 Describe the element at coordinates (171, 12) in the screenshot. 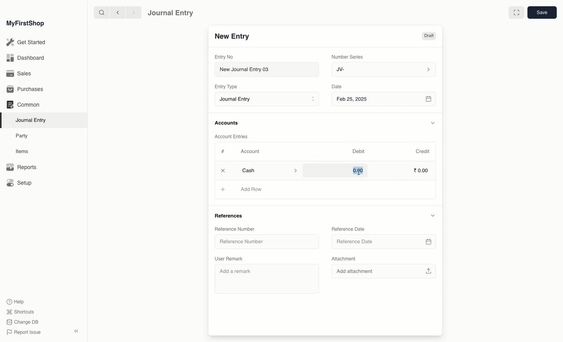

I see `Journal Entry` at that location.